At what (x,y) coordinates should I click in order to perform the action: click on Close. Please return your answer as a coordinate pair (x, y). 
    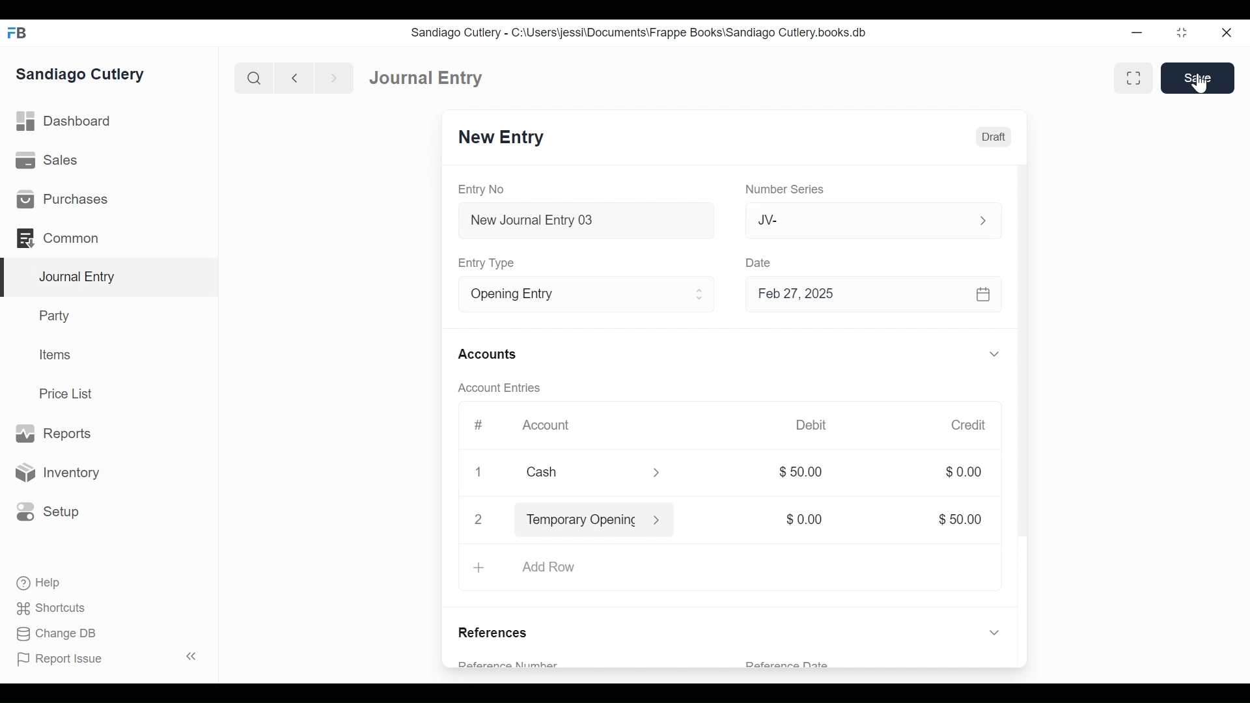
    Looking at the image, I should click on (479, 520).